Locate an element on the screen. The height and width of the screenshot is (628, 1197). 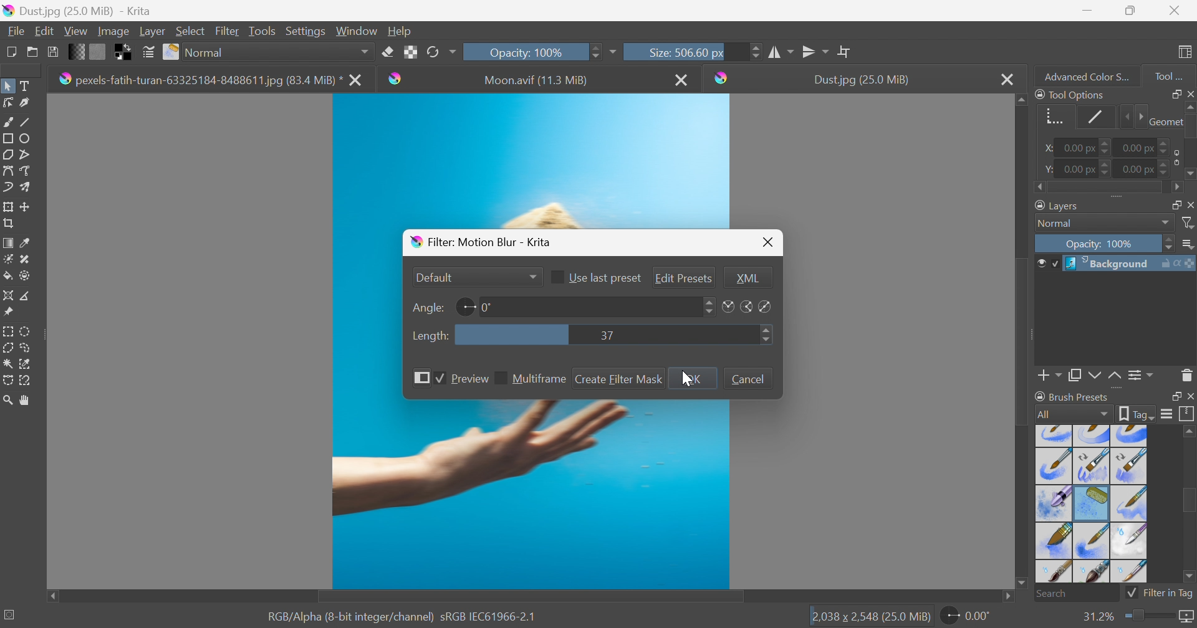
Size: 506.60 px is located at coordinates (666, 51).